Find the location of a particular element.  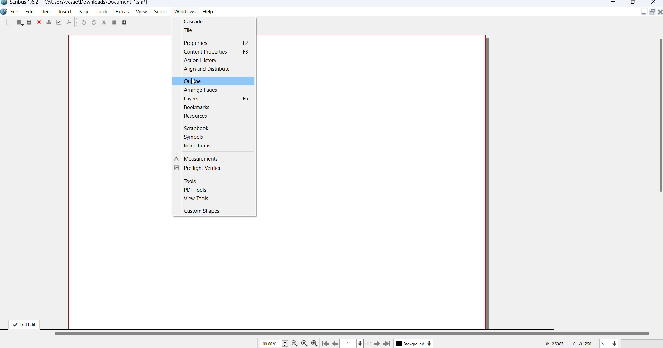

go to top is located at coordinates (325, 344).